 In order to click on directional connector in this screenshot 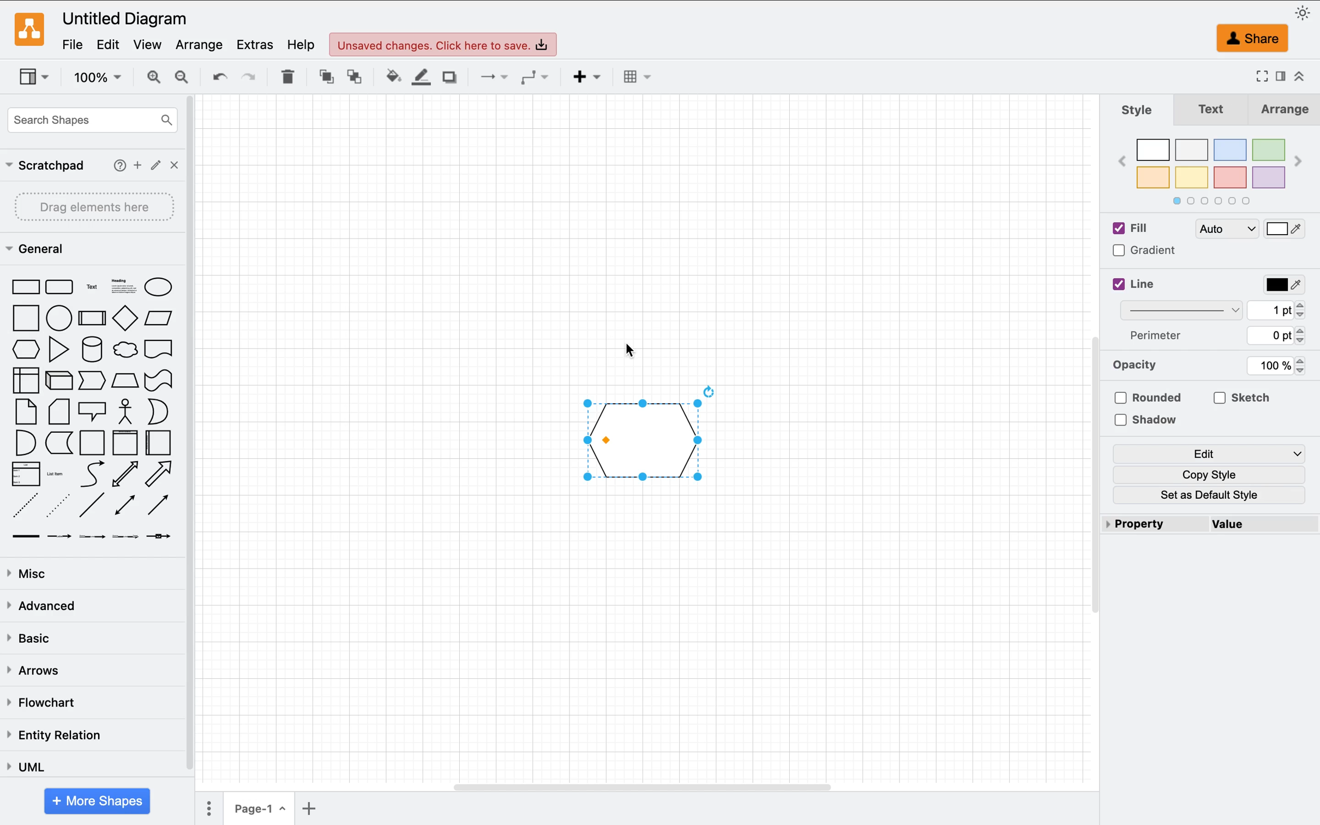, I will do `click(158, 506)`.